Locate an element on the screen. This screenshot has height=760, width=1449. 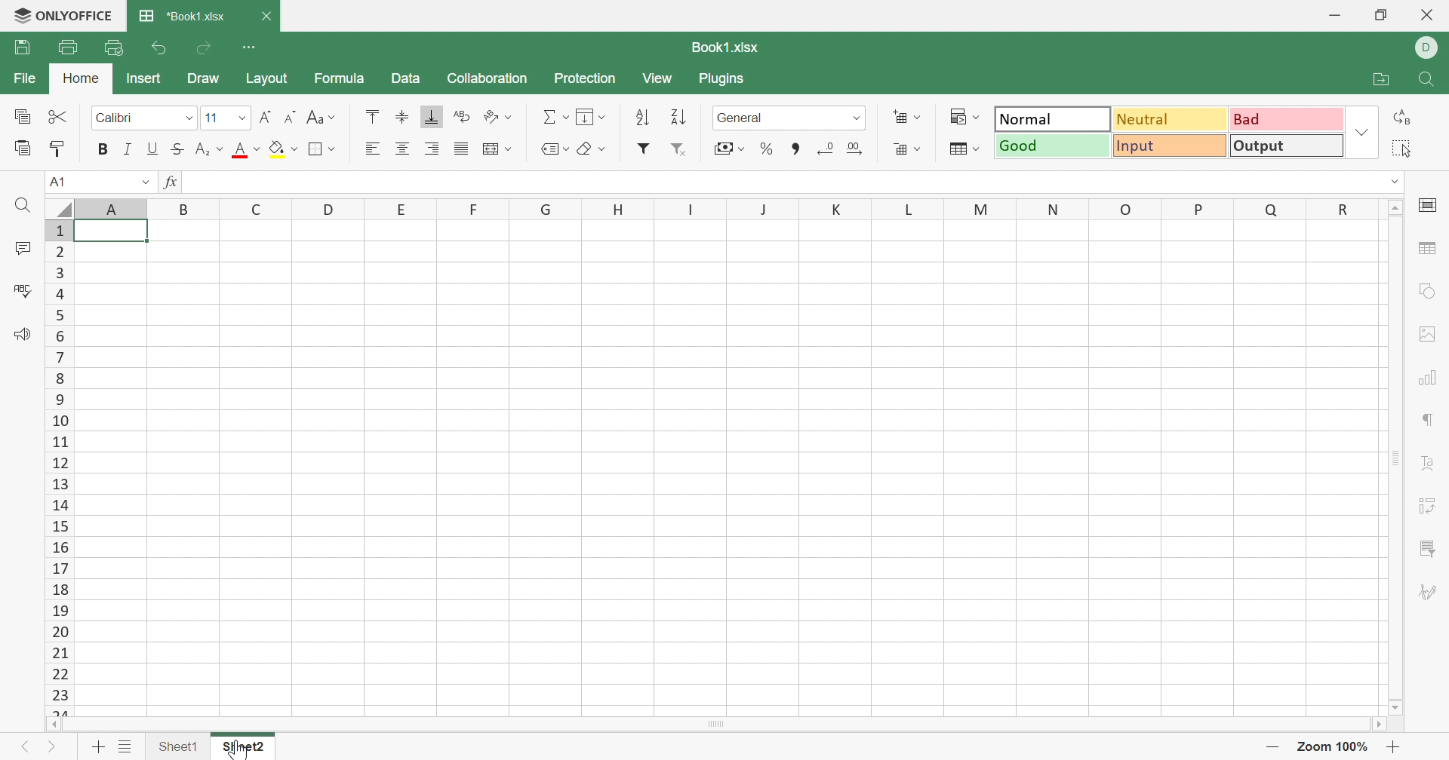
Ascending order is located at coordinates (639, 118).